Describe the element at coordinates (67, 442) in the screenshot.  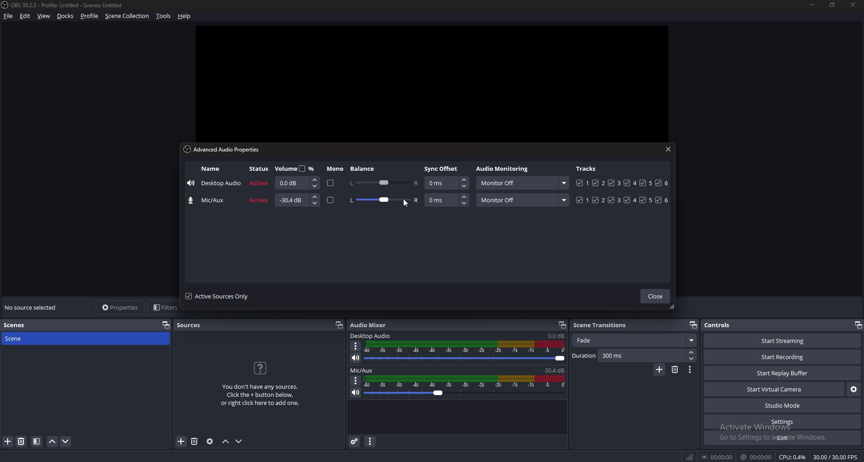
I see `move scene down` at that location.